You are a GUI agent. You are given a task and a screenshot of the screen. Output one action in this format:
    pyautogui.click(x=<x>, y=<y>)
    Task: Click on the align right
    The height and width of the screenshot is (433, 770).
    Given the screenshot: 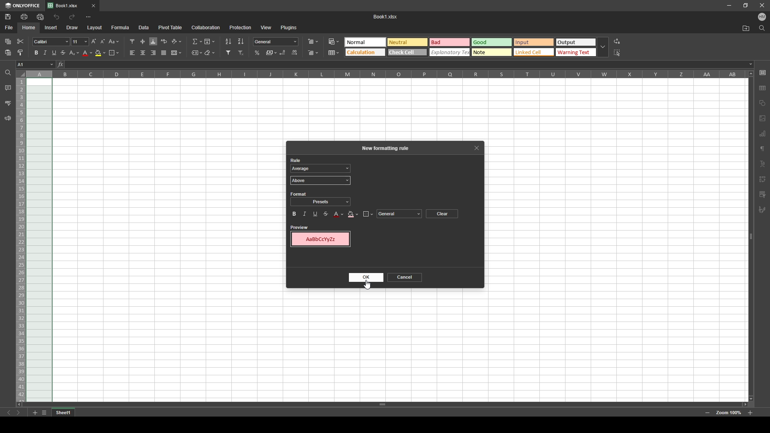 What is the action you would take?
    pyautogui.click(x=154, y=53)
    